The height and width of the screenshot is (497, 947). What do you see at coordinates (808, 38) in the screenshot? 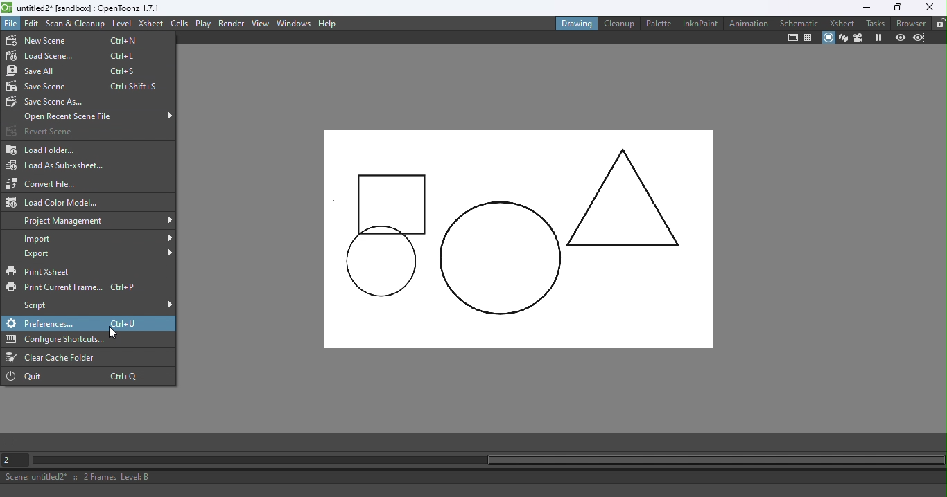
I see `Field guide` at bounding box center [808, 38].